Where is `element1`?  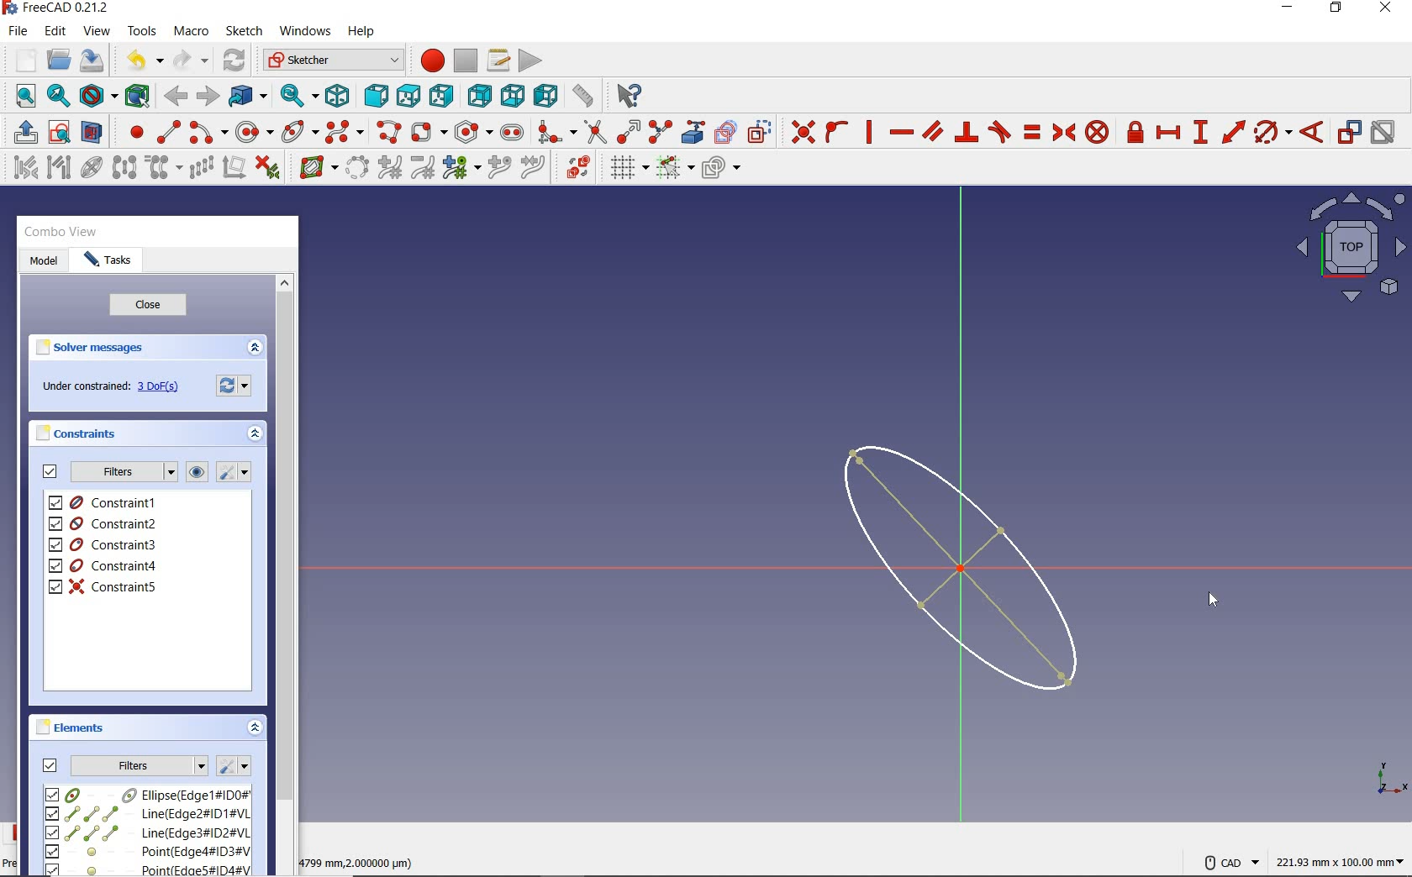
element1 is located at coordinates (145, 794).